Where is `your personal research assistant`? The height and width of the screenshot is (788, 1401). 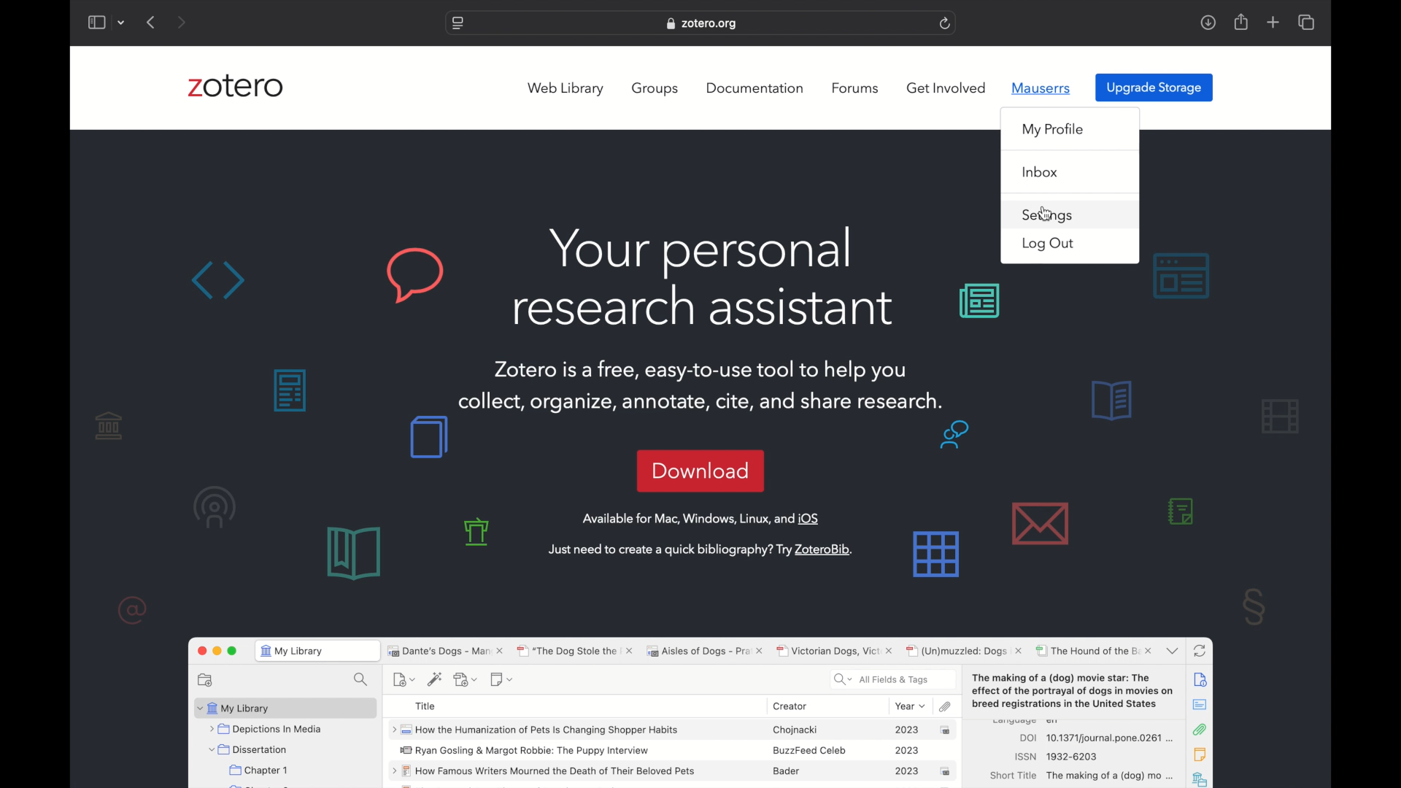 your personal research assistant is located at coordinates (704, 277).